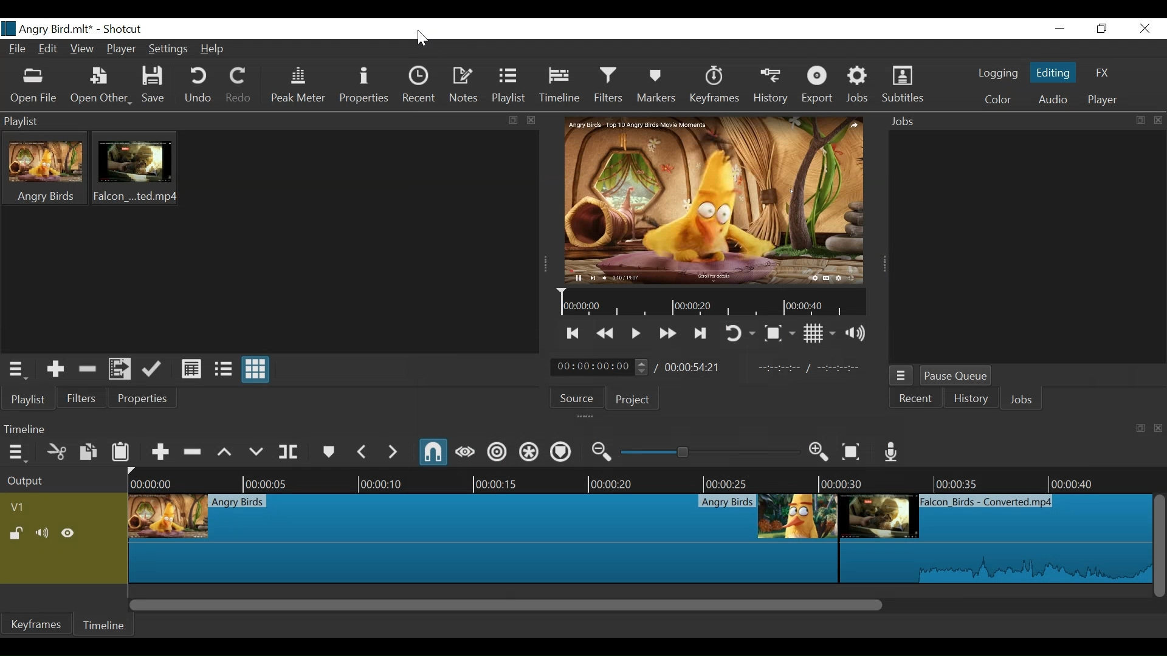 The width and height of the screenshot is (1167, 656). I want to click on Zoom timeline in, so click(819, 453).